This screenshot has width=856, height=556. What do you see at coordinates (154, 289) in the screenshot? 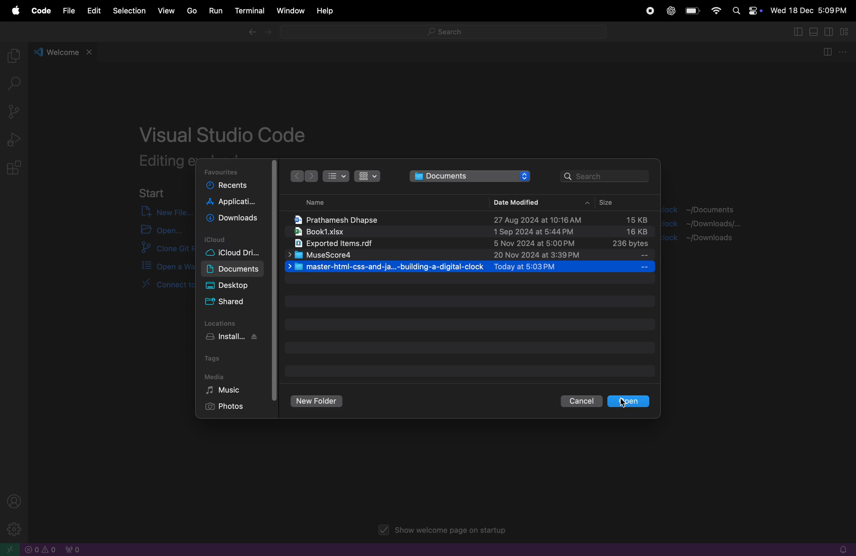
I see `connect` at bounding box center [154, 289].